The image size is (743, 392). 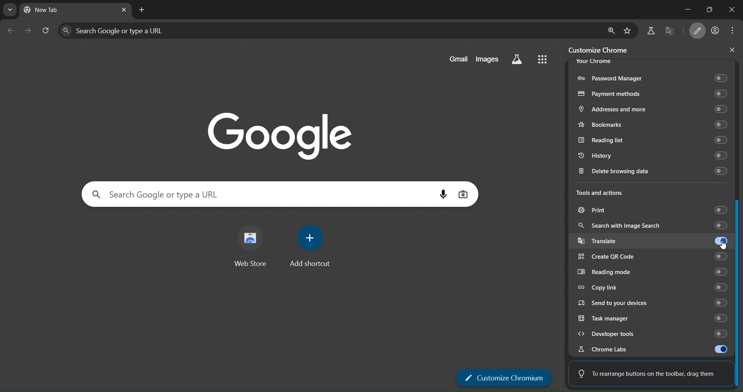 I want to click on translate, so click(x=652, y=241).